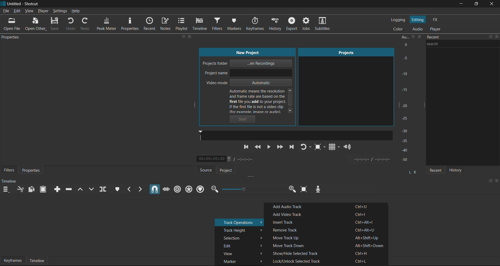 The width and height of the screenshot is (500, 266). What do you see at coordinates (238, 23) in the screenshot?
I see `Markers` at bounding box center [238, 23].